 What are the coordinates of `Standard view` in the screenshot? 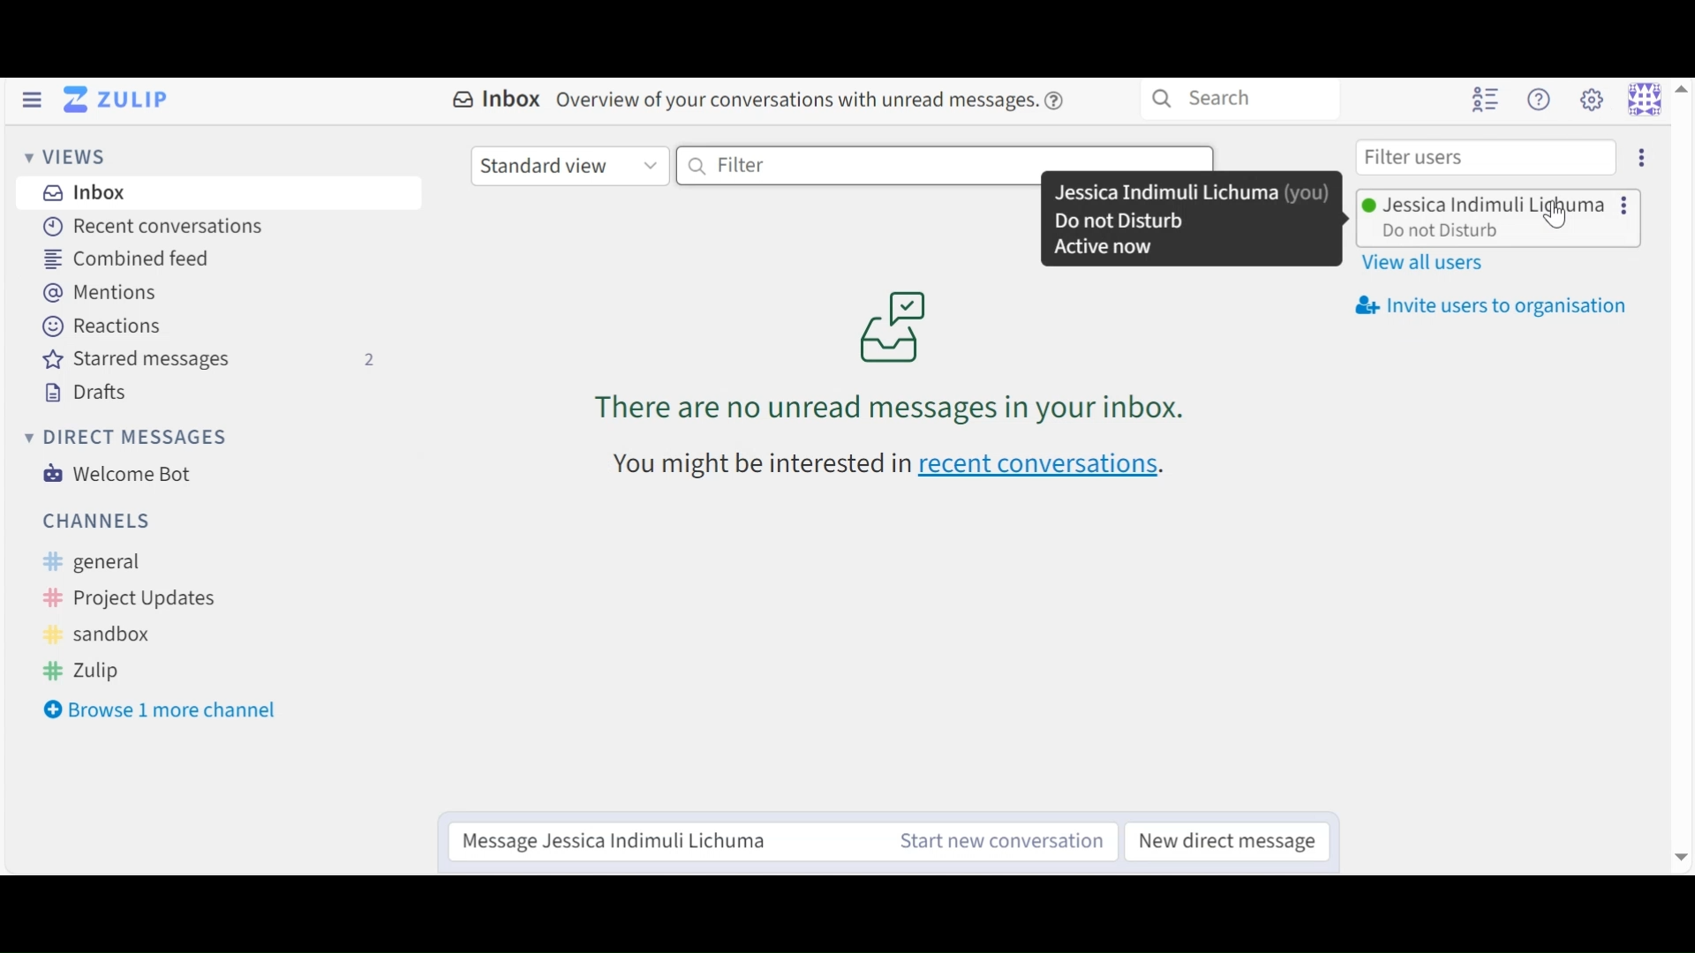 It's located at (569, 167).